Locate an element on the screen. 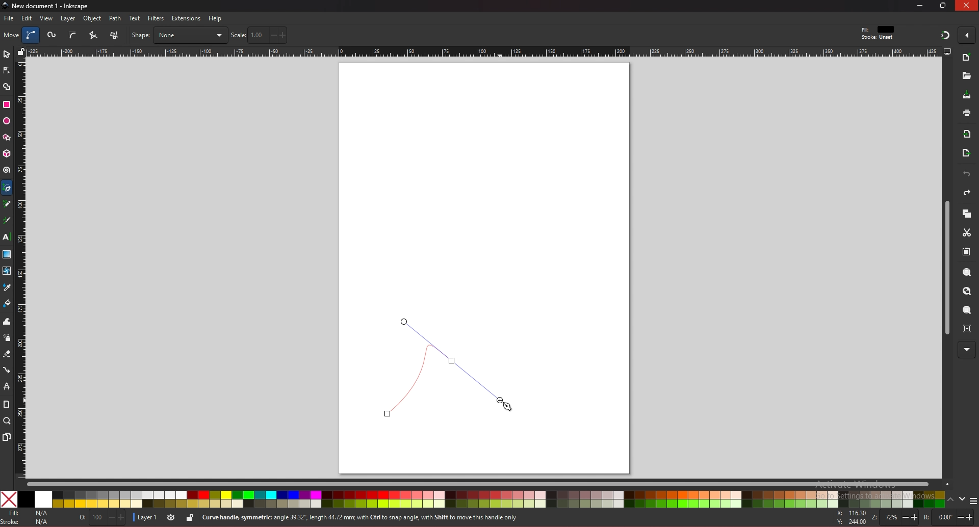  paint bucket is located at coordinates (7, 303).